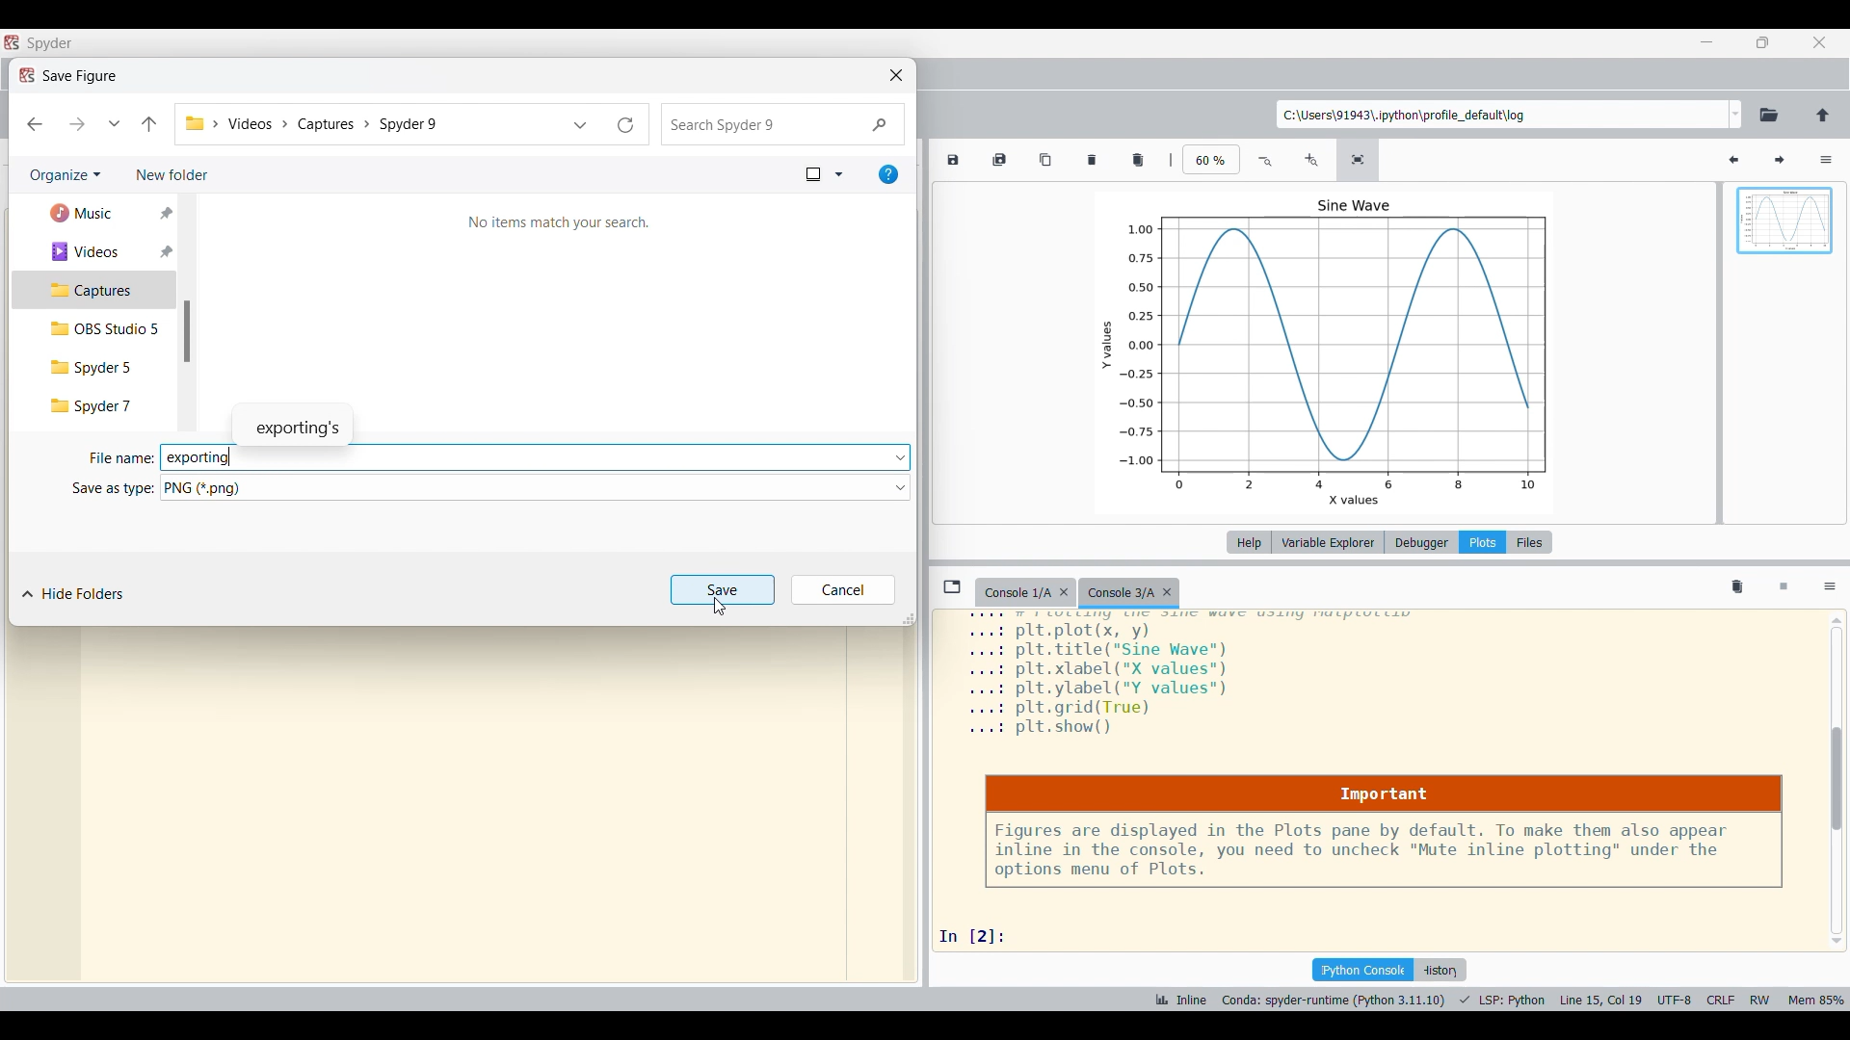 The height and width of the screenshot is (1040, 1850). I want to click on Format options, so click(535, 487).